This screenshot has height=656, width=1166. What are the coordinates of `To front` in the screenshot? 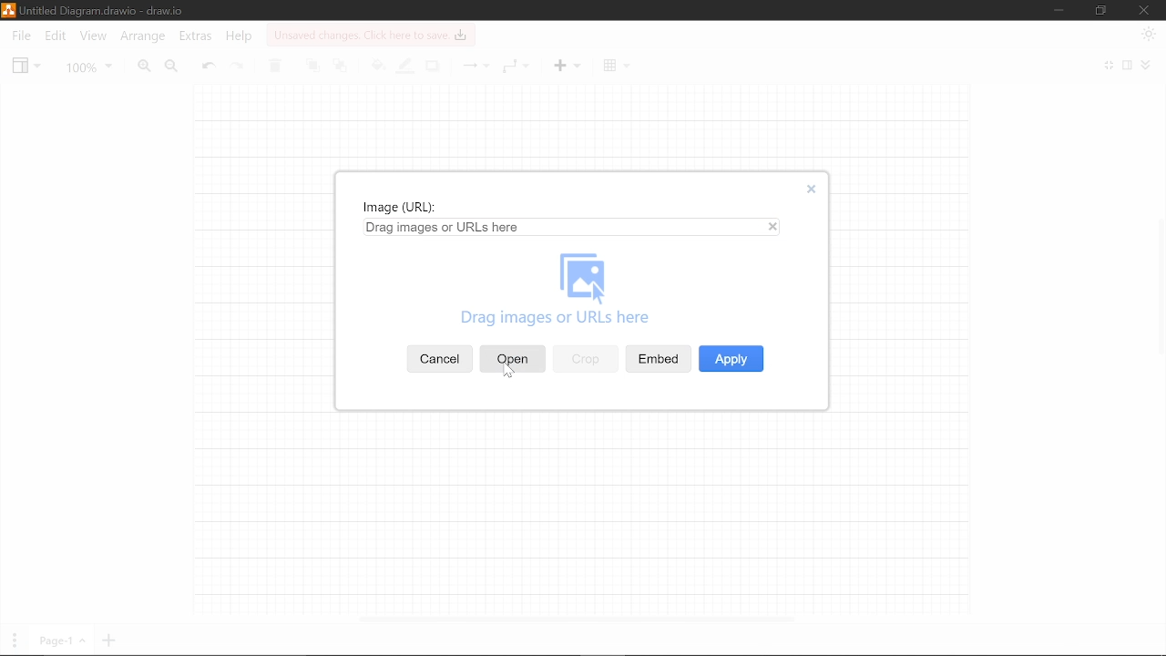 It's located at (313, 66).